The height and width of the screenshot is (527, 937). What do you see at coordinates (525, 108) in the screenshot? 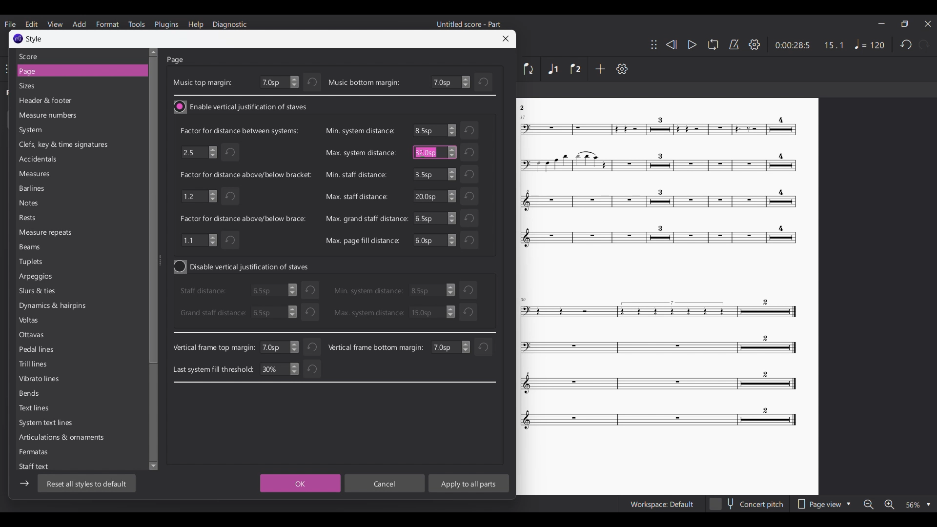
I see `` at bounding box center [525, 108].